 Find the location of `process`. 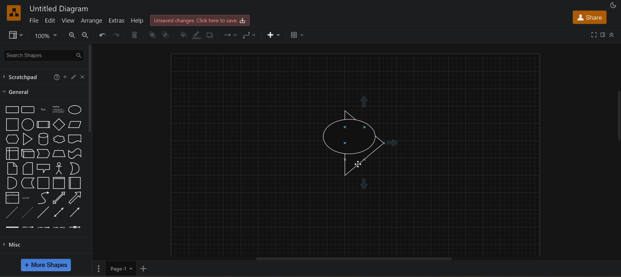

process is located at coordinates (43, 125).